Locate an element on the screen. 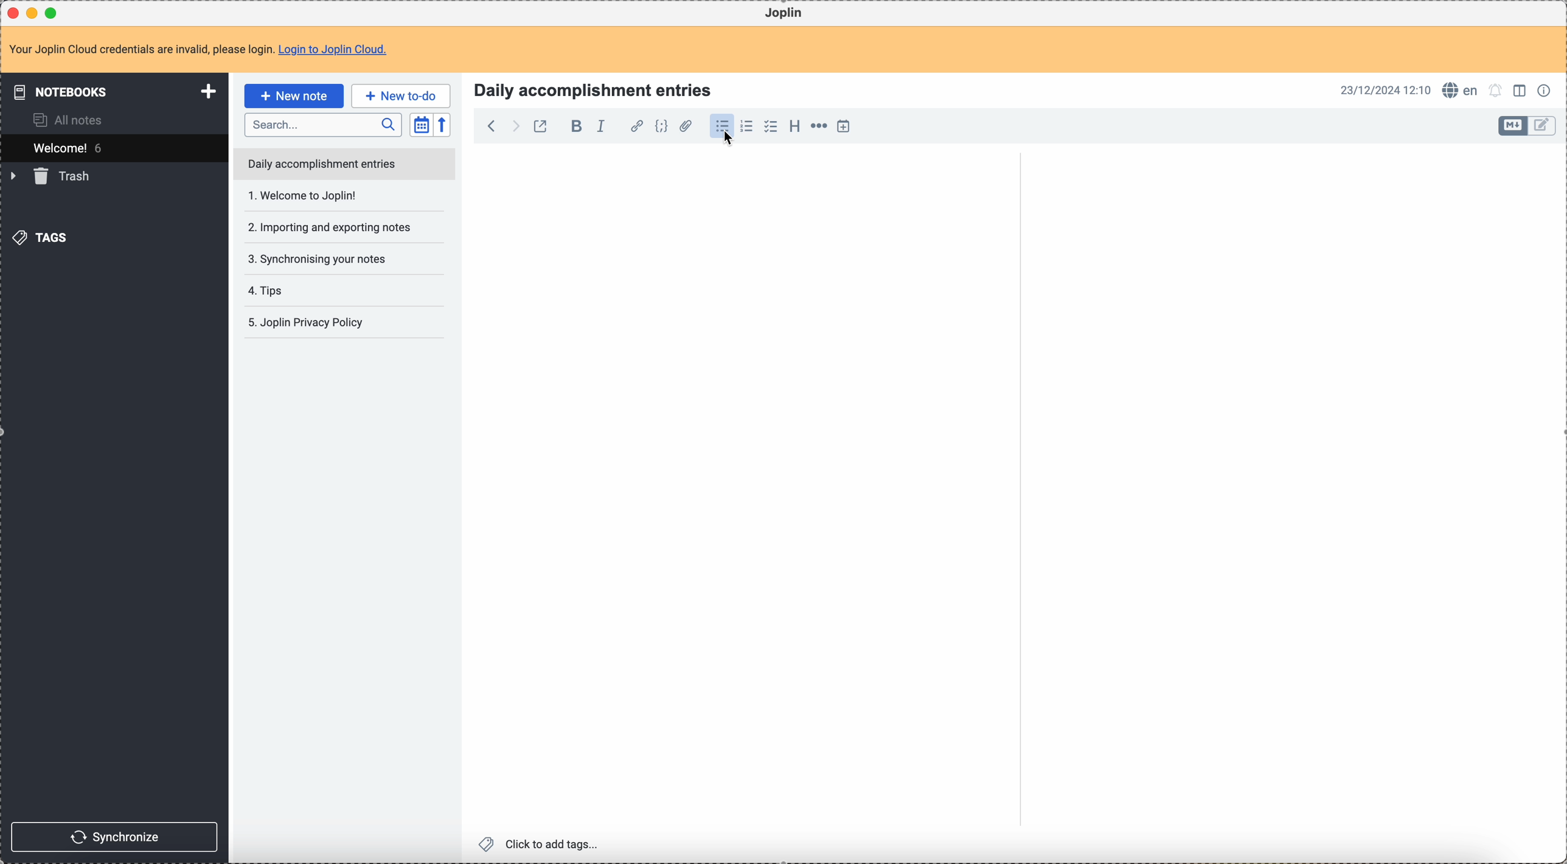 This screenshot has height=864, width=1567. synchronising your notes is located at coordinates (323, 227).